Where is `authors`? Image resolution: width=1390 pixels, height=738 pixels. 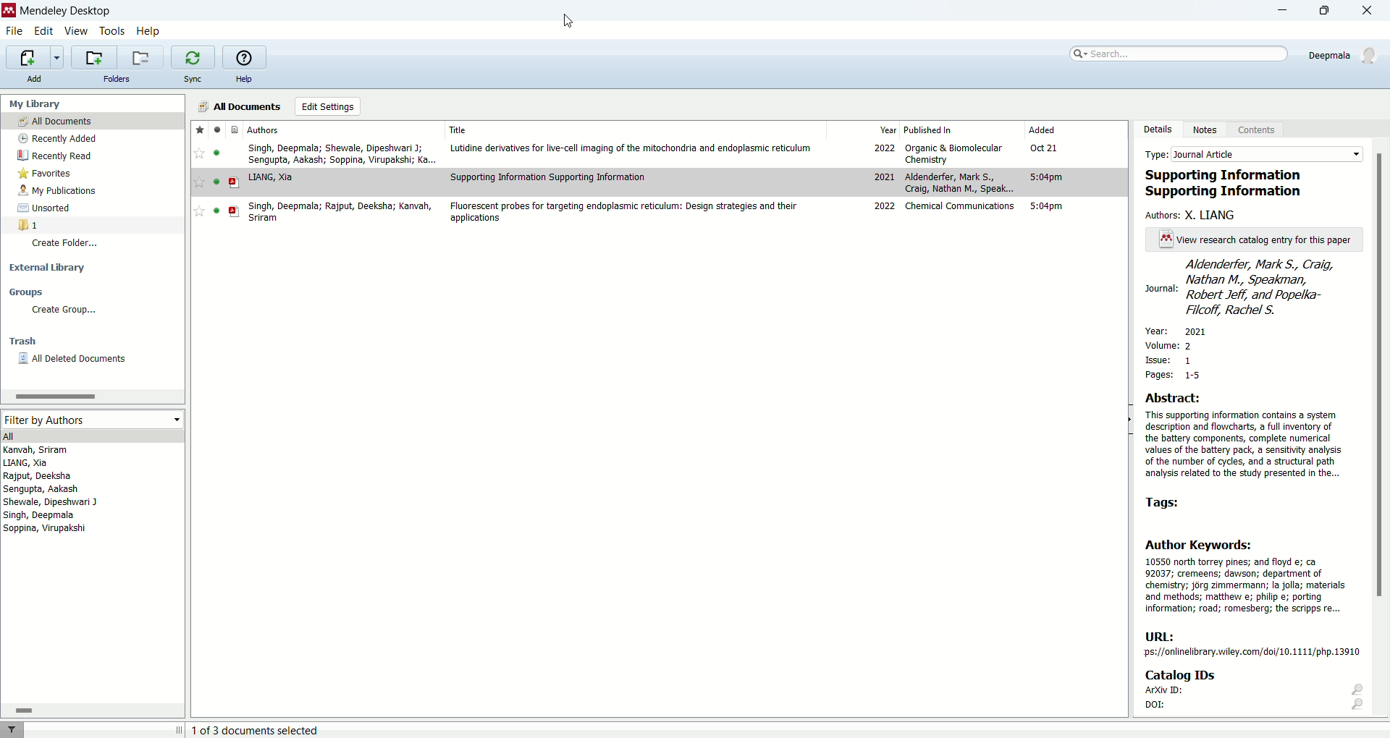
authors is located at coordinates (264, 130).